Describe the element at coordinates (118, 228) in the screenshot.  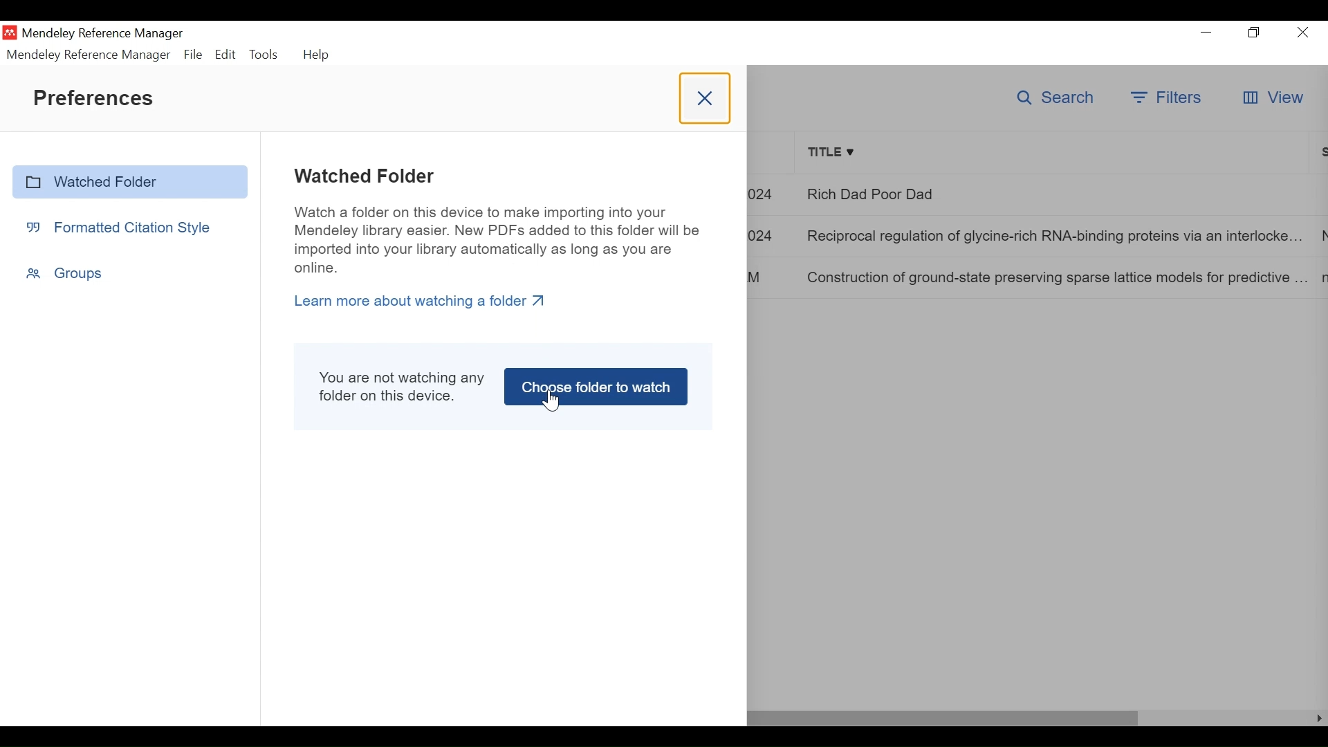
I see `Formatted Citation Style` at that location.